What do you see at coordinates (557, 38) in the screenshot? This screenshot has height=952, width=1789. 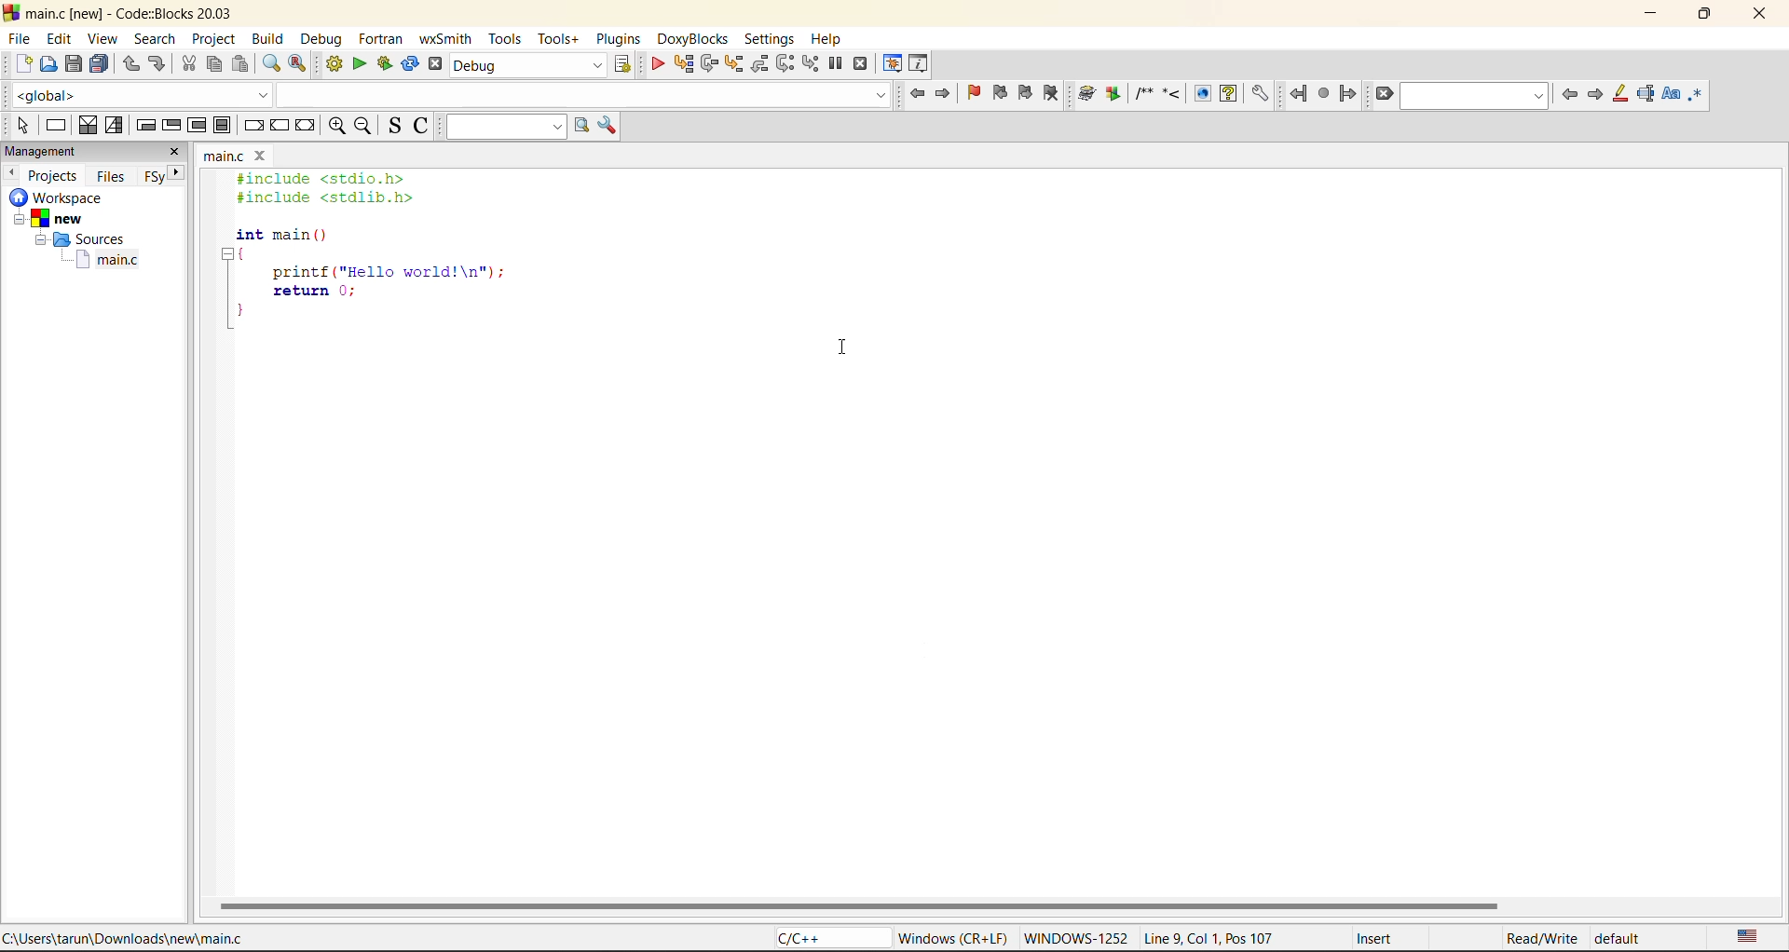 I see `tools+` at bounding box center [557, 38].